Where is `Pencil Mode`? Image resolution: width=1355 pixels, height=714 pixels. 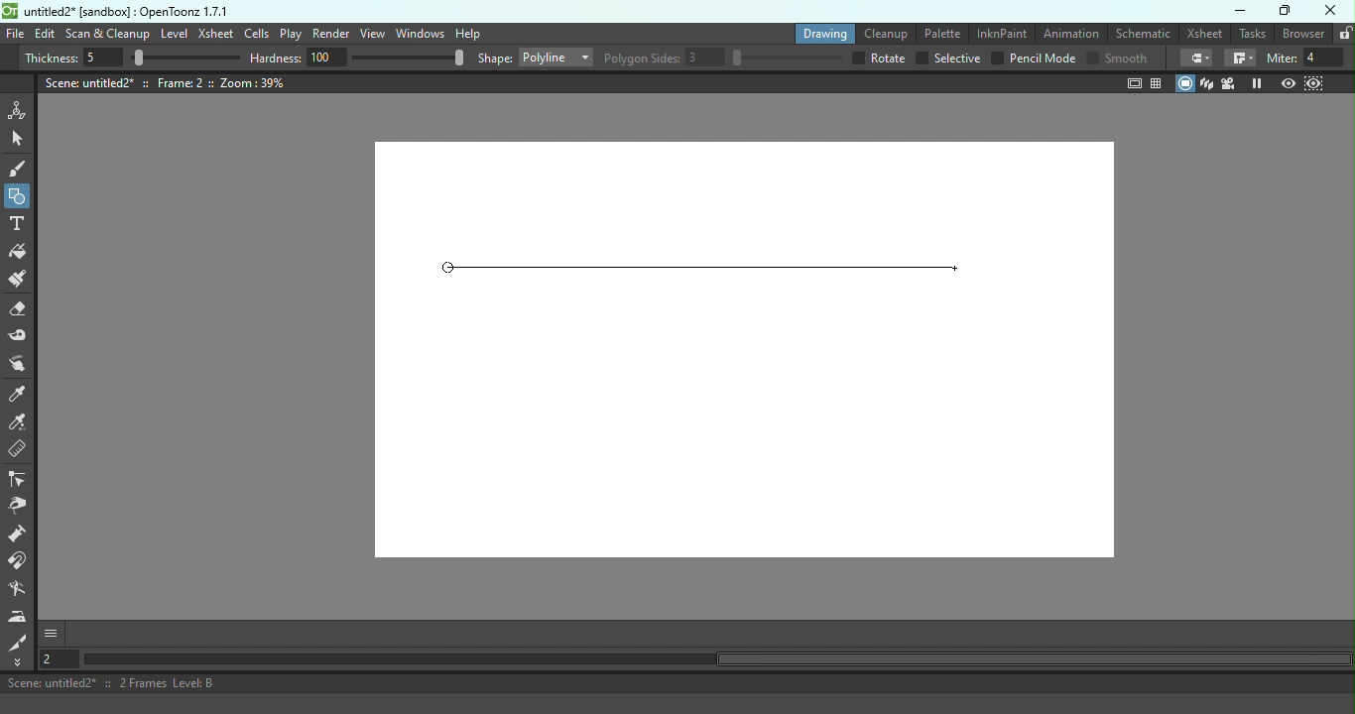 Pencil Mode is located at coordinates (1033, 59).